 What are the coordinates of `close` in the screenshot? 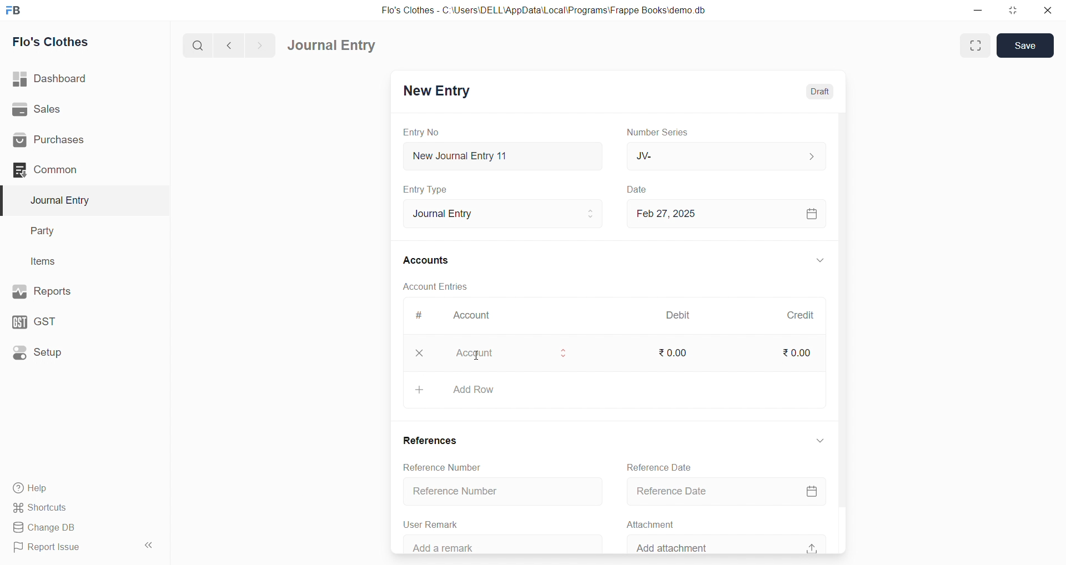 It's located at (419, 353).